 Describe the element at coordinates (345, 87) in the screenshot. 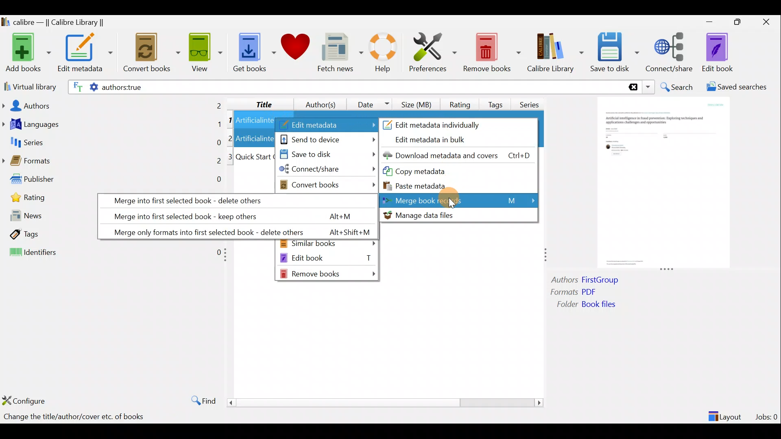

I see `Search by - authors:true` at that location.